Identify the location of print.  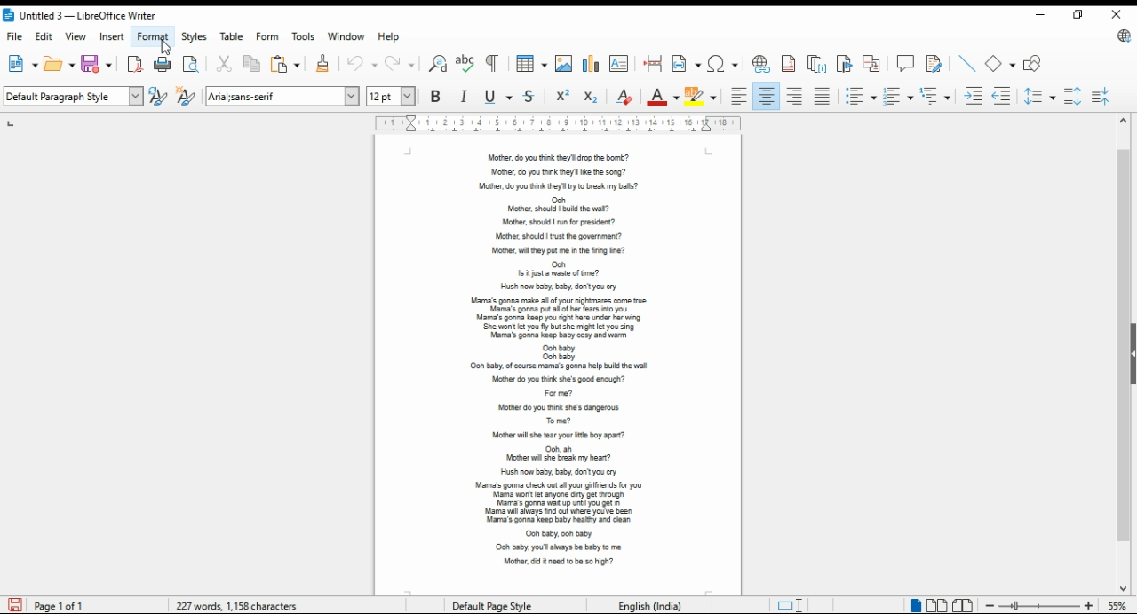
(164, 64).